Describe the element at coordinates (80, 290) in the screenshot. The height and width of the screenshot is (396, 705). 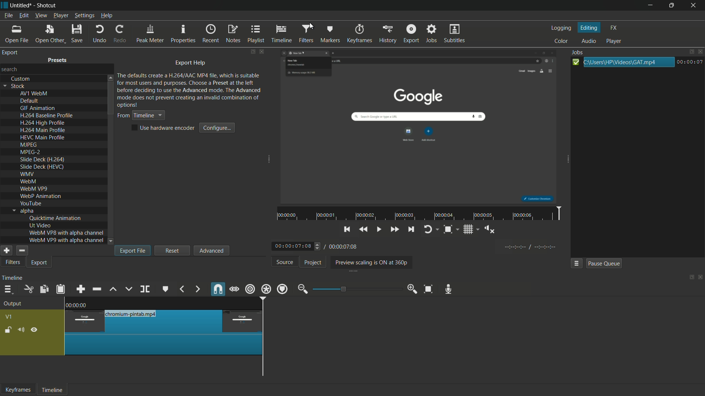
I see `append` at that location.